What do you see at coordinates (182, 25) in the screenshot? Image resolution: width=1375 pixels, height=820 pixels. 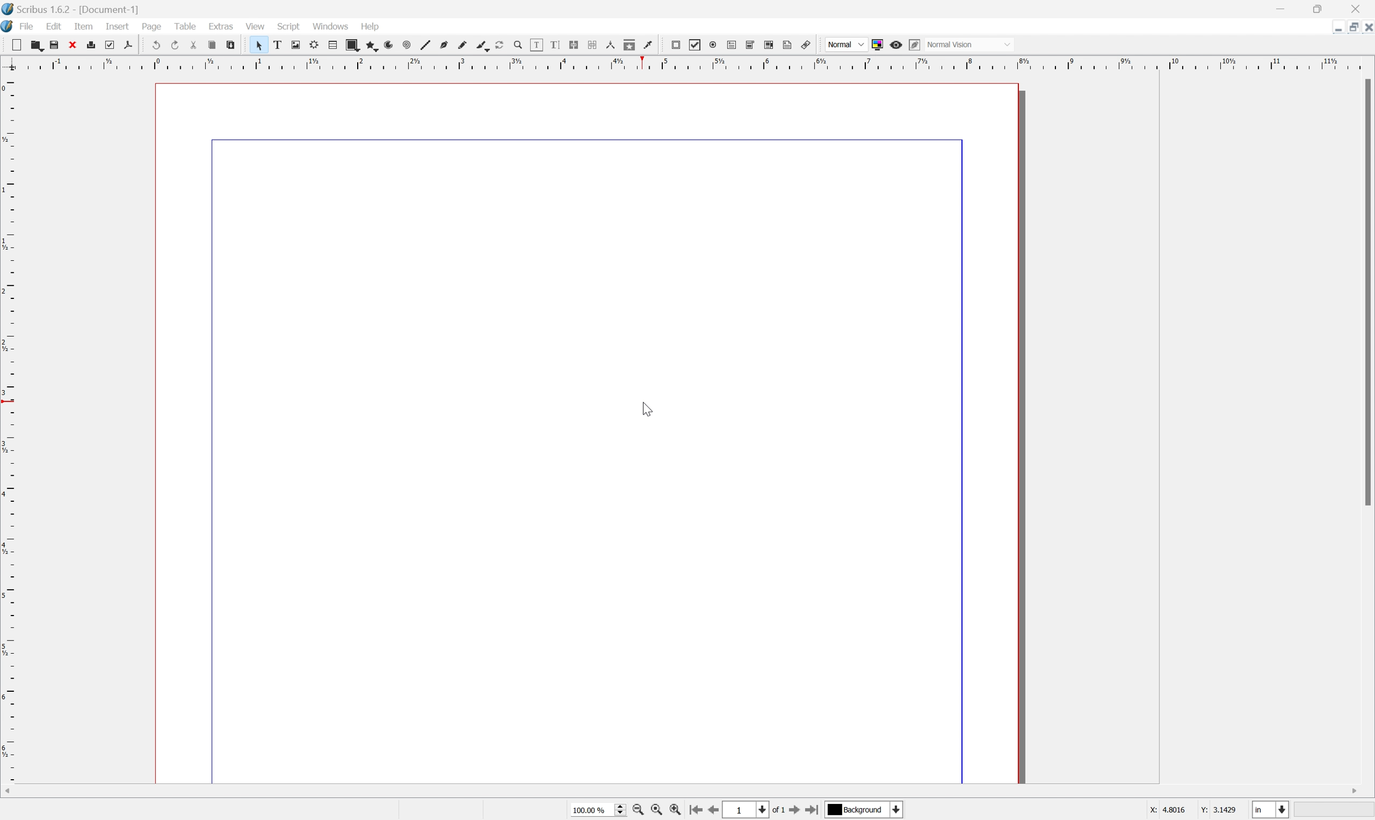 I see `table` at bounding box center [182, 25].